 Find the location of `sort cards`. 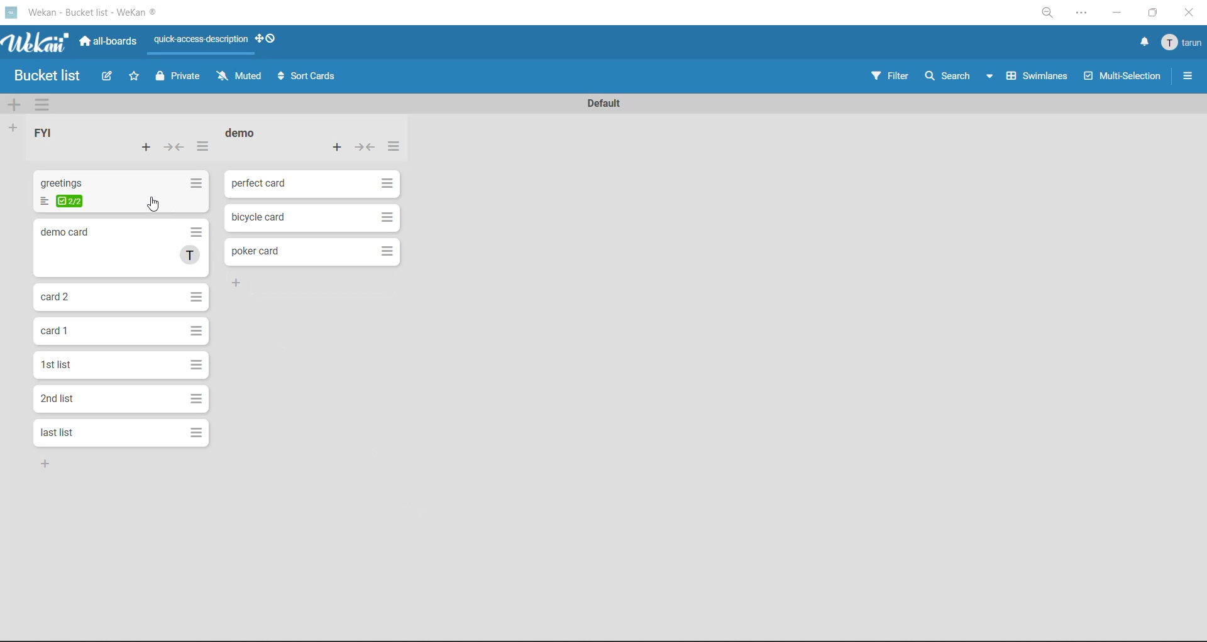

sort cards is located at coordinates (309, 75).